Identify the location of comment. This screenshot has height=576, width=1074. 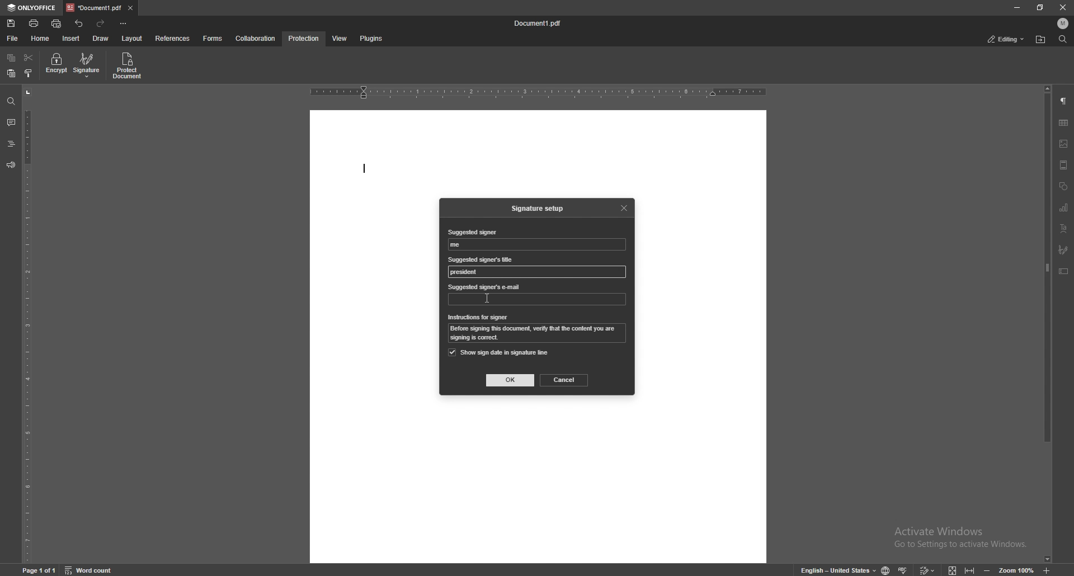
(10, 122).